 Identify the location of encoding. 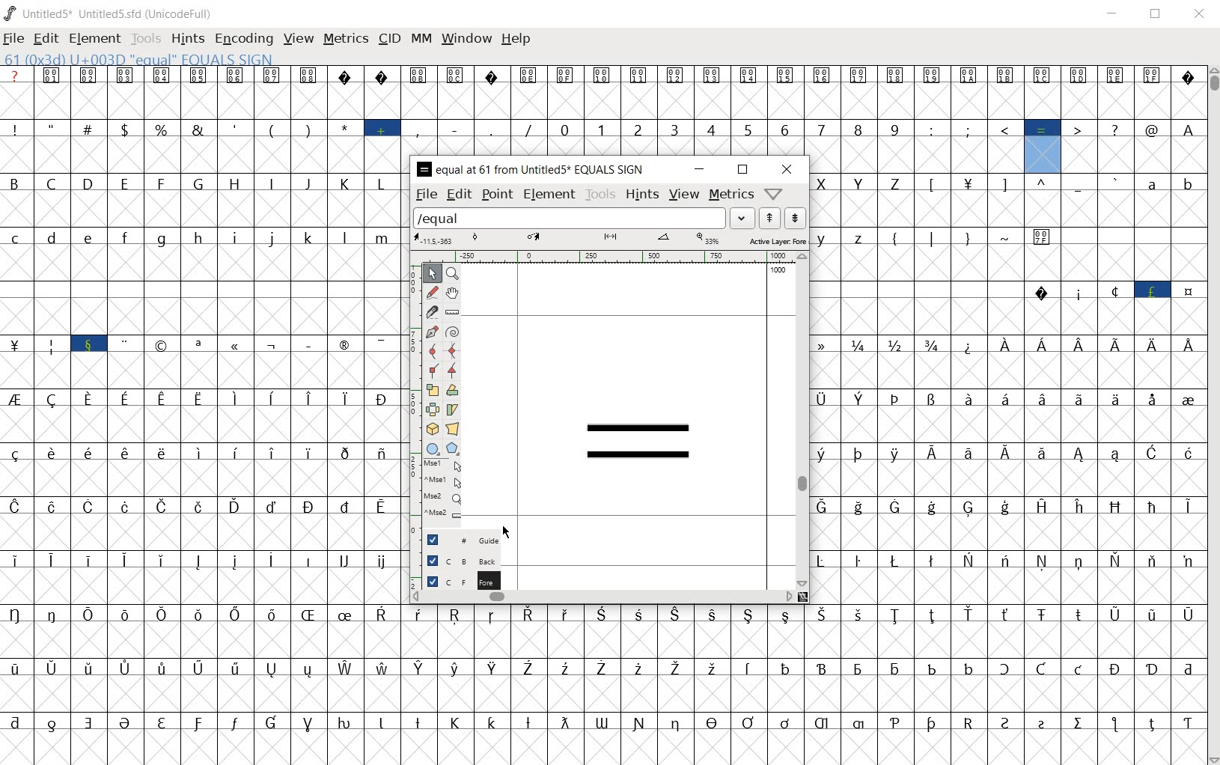
(241, 38).